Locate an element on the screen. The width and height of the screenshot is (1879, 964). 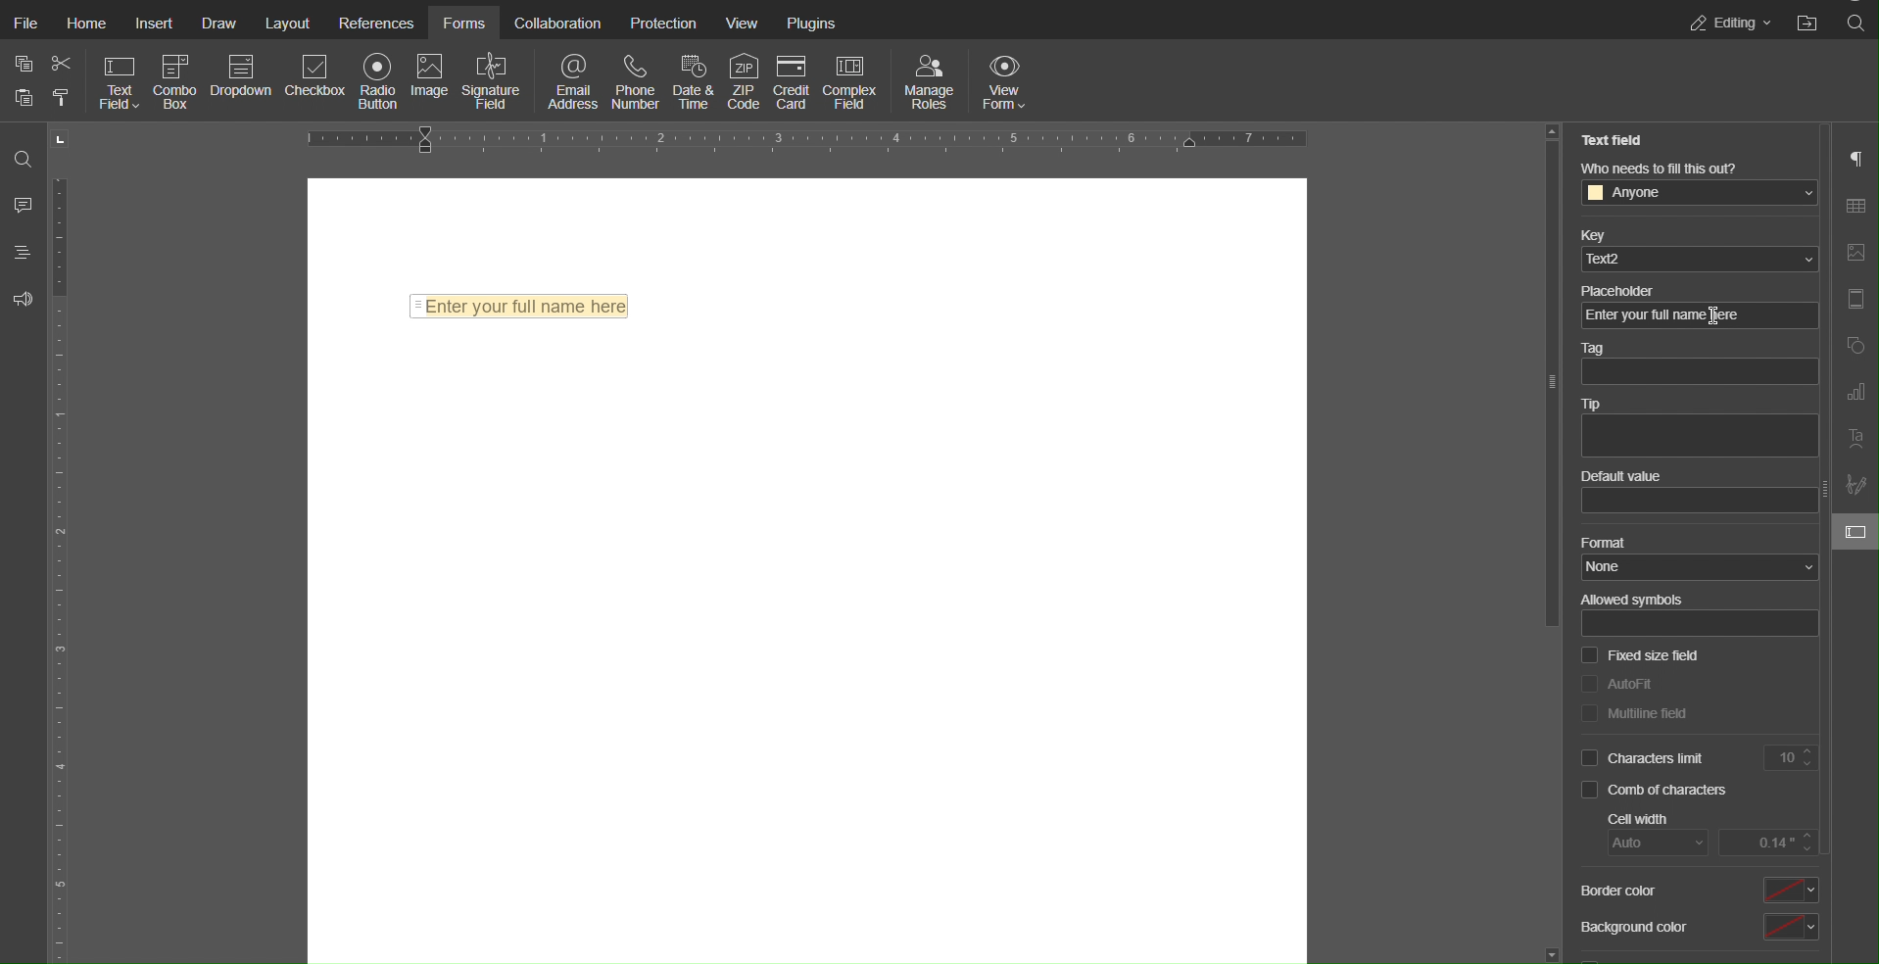
Radio Button is located at coordinates (377, 82).